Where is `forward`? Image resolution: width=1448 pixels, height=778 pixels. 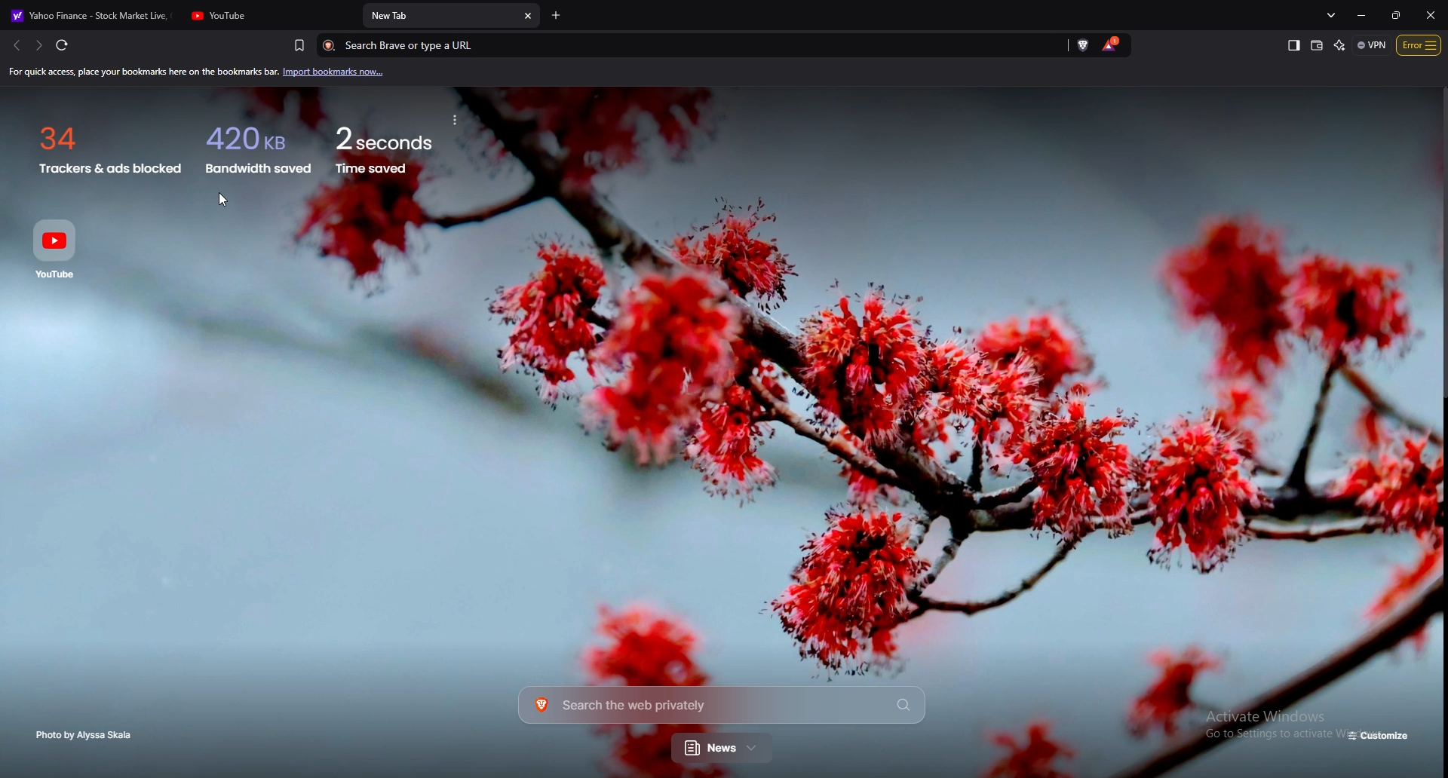 forward is located at coordinates (38, 45).